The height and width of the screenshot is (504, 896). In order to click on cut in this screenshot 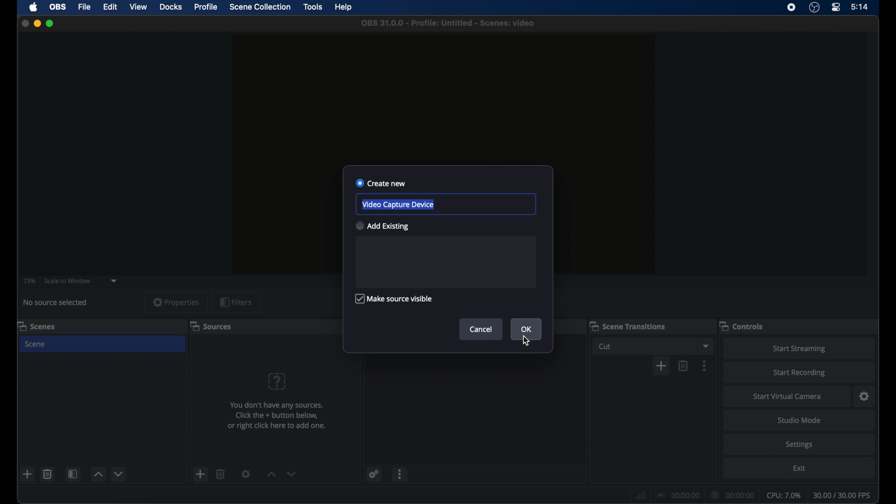, I will do `click(607, 347)`.